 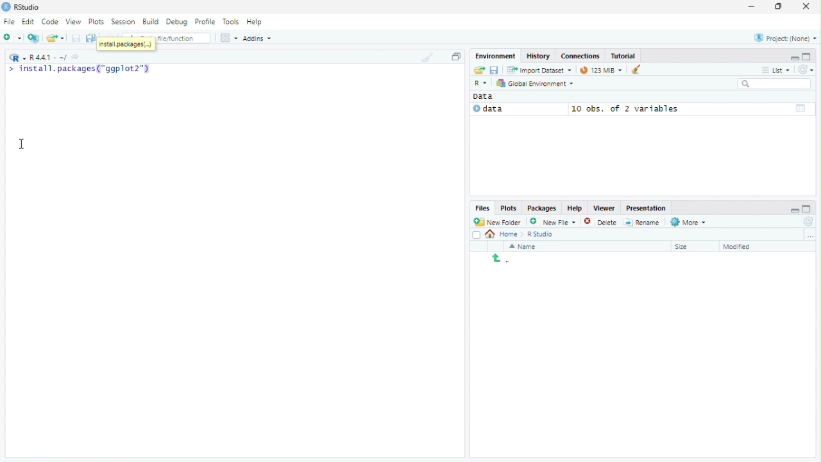 I want to click on Files, so click(x=483, y=209).